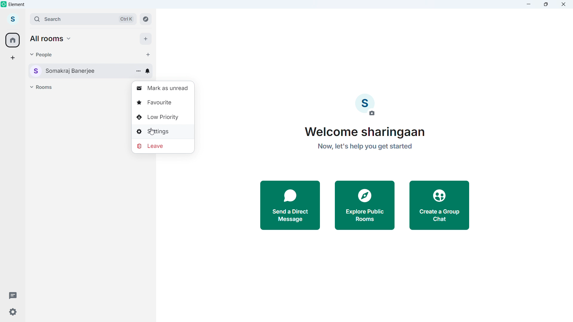  I want to click on people , so click(41, 54).